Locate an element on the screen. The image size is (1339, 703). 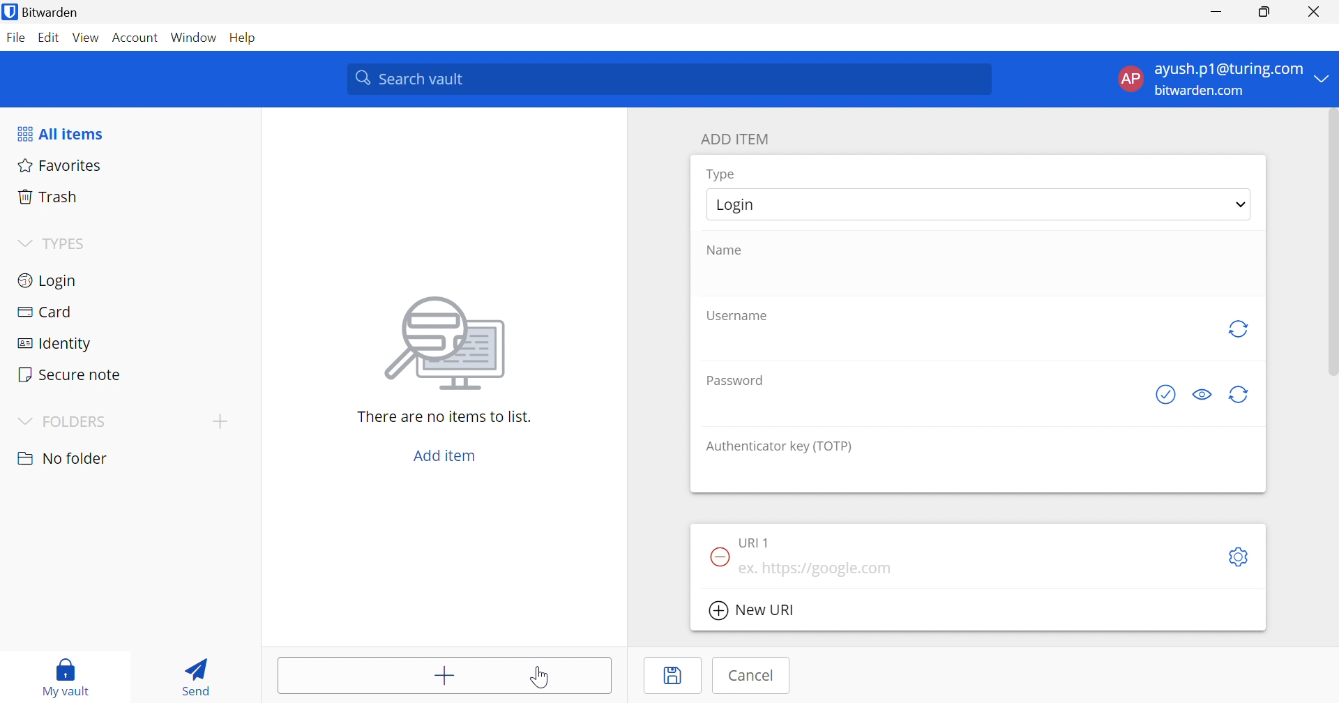
No folder is located at coordinates (65, 458).